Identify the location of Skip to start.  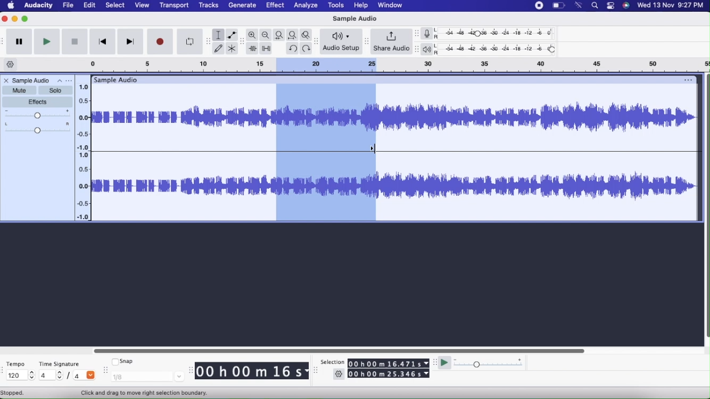
(102, 43).